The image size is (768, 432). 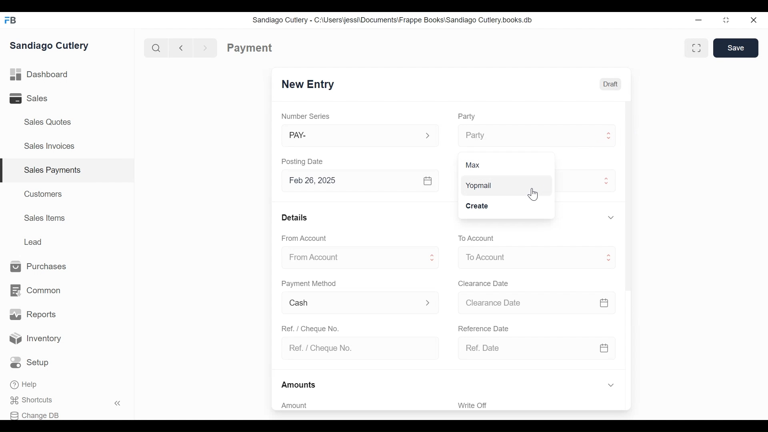 I want to click on Sales, so click(x=34, y=98).